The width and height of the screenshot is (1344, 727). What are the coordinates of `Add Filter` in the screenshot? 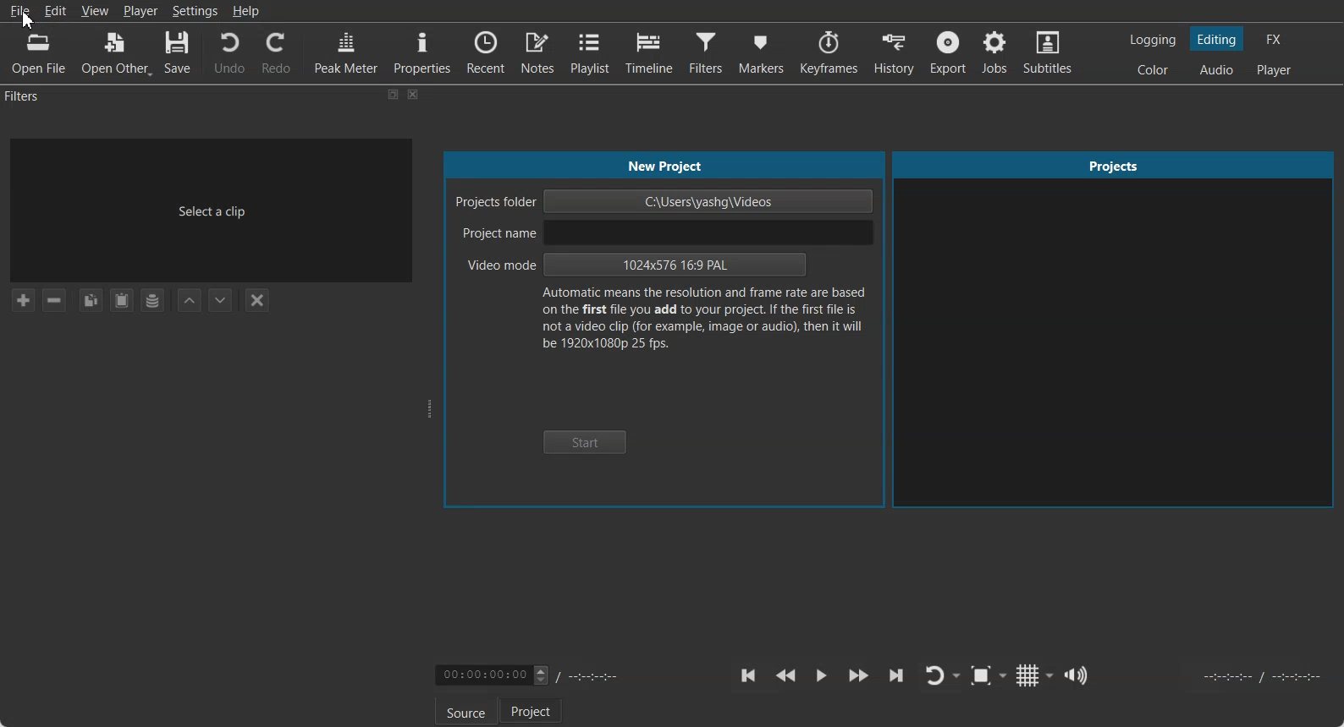 It's located at (22, 299).